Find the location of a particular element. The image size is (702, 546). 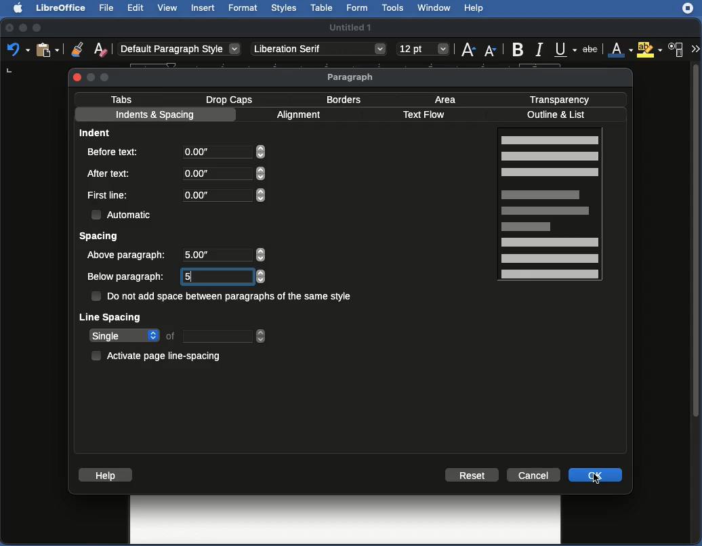

Tools is located at coordinates (394, 8).